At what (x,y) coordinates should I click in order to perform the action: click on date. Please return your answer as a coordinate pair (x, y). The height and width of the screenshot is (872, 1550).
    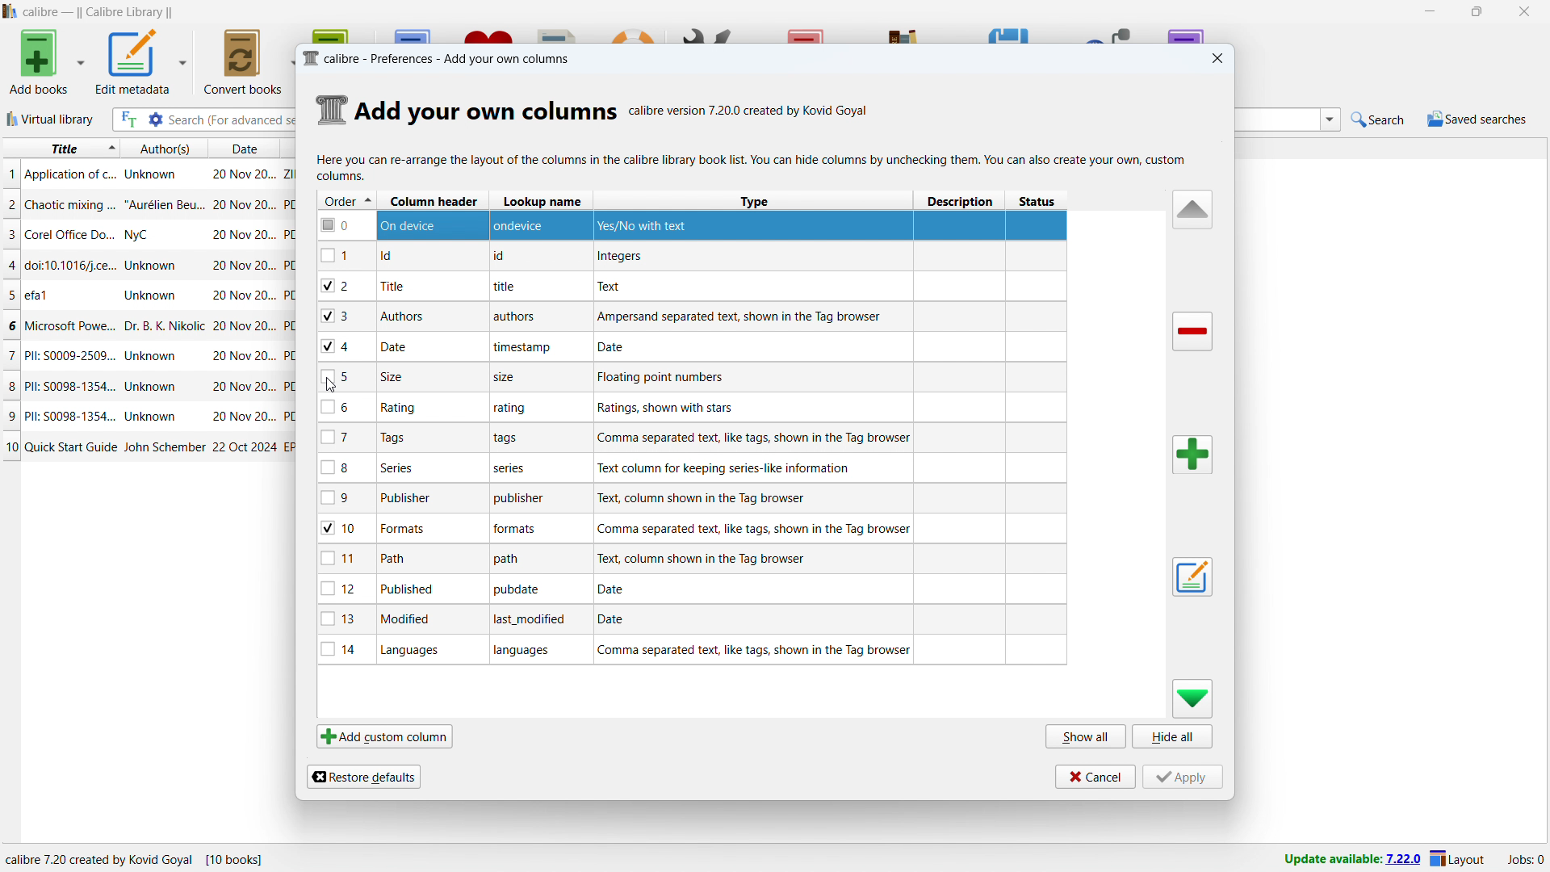
    Looking at the image, I should click on (242, 296).